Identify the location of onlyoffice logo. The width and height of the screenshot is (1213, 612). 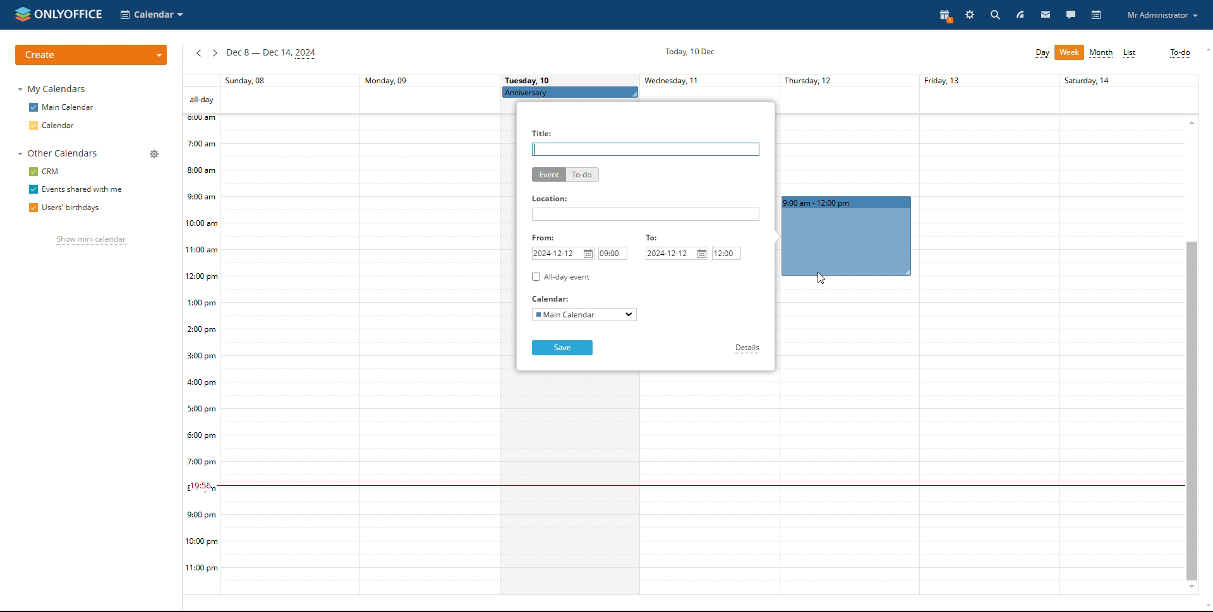
(22, 14).